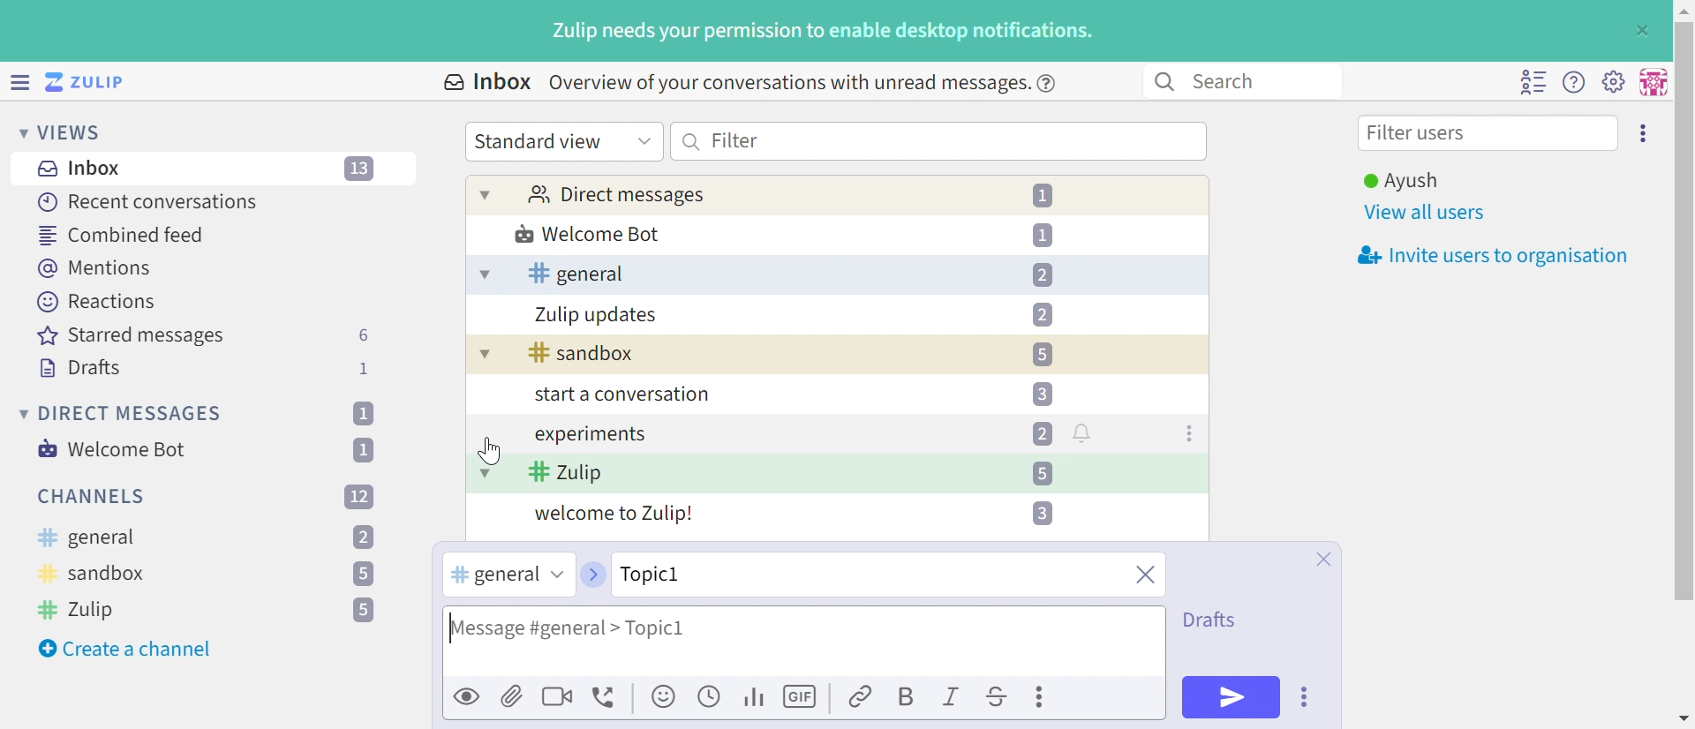 The height and width of the screenshot is (729, 1695). What do you see at coordinates (576, 274) in the screenshot?
I see `general` at bounding box center [576, 274].